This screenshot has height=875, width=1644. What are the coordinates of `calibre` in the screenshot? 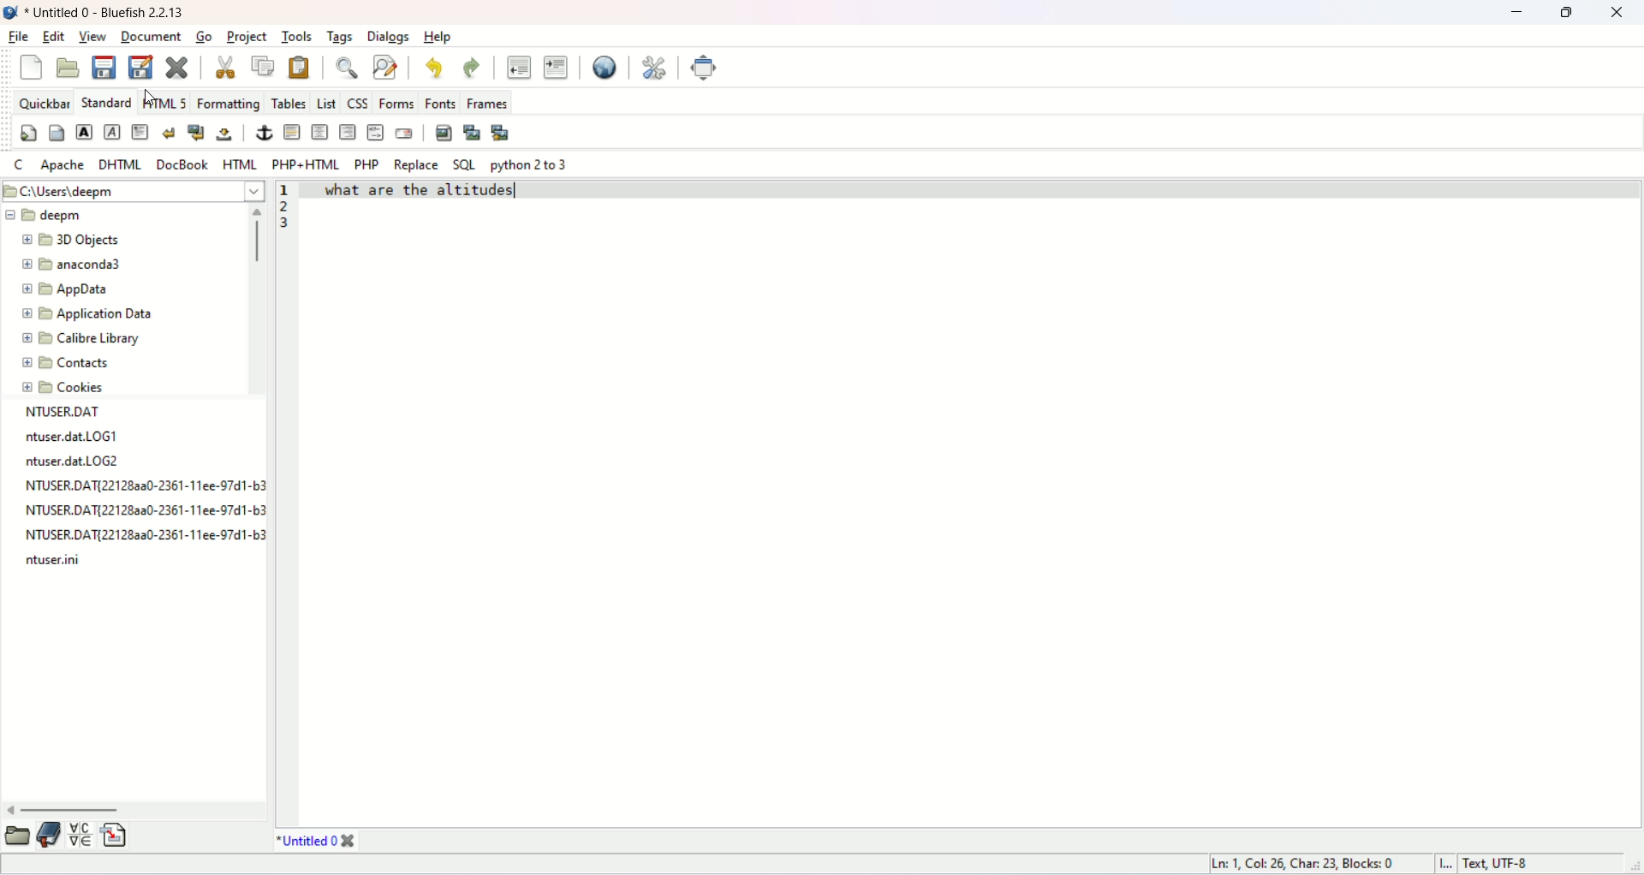 It's located at (80, 341).